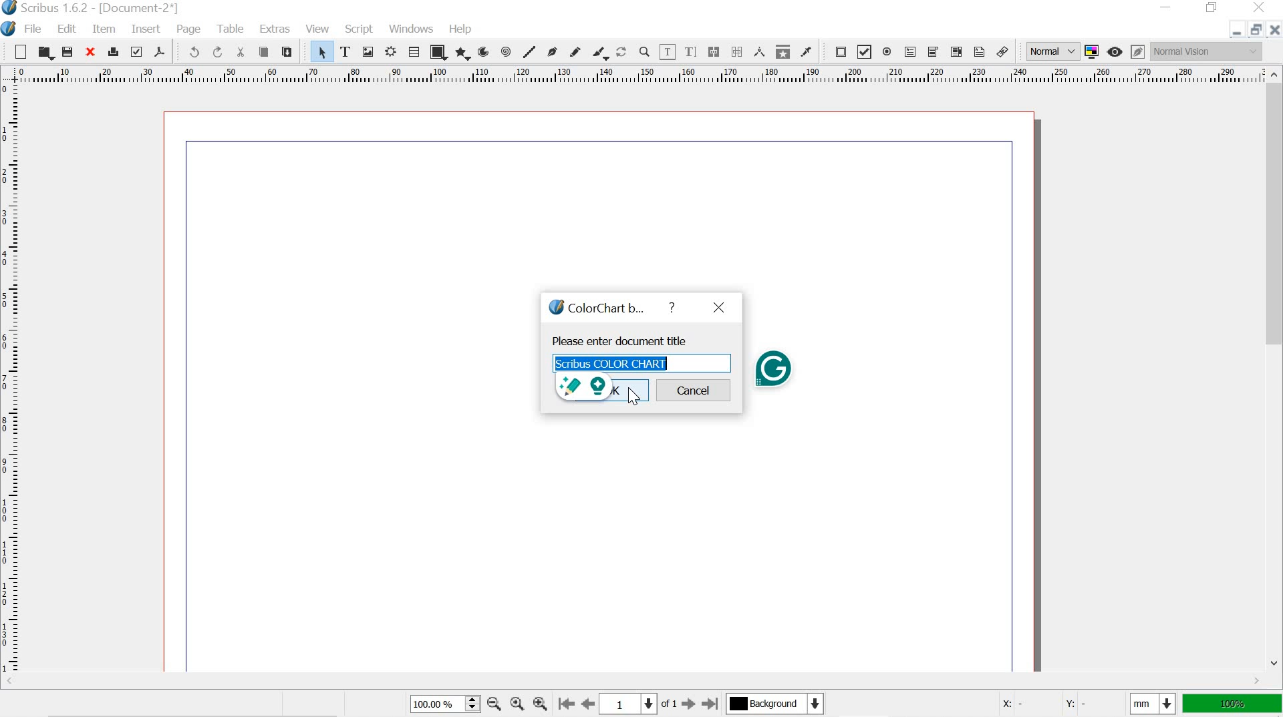 The height and width of the screenshot is (717, 1283). What do you see at coordinates (622, 53) in the screenshot?
I see `rotate` at bounding box center [622, 53].